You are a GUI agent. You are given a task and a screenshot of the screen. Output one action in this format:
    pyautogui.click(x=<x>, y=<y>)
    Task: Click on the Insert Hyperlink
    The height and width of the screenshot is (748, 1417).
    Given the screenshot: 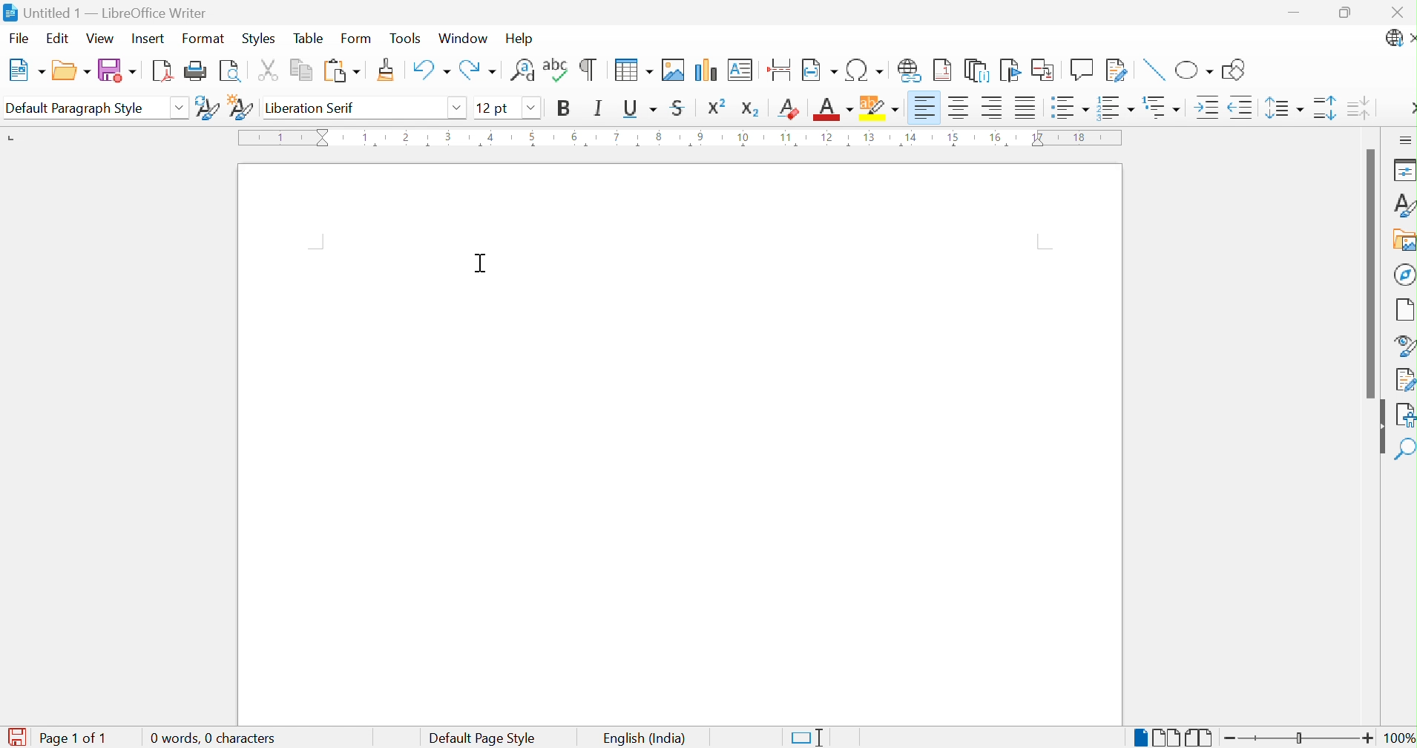 What is the action you would take?
    pyautogui.click(x=910, y=71)
    